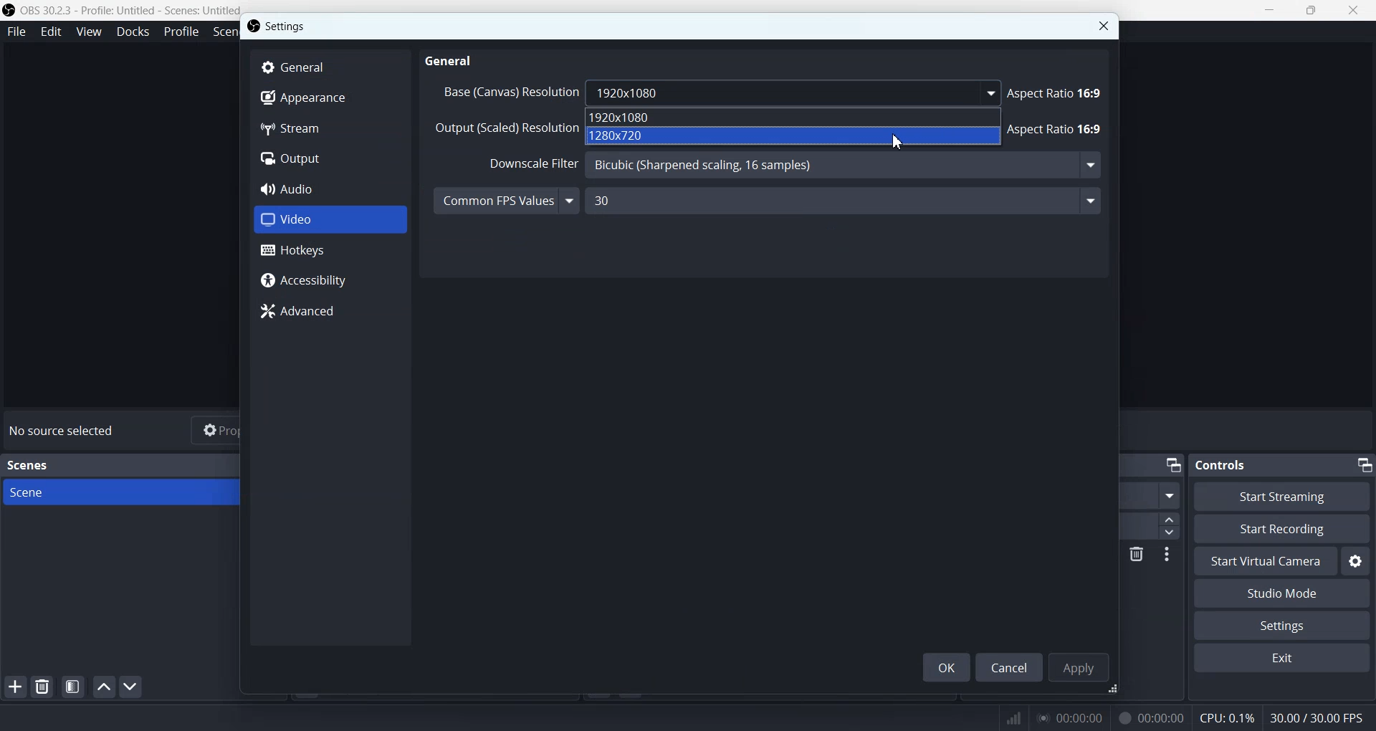  I want to click on Close, so click(1104, 25).